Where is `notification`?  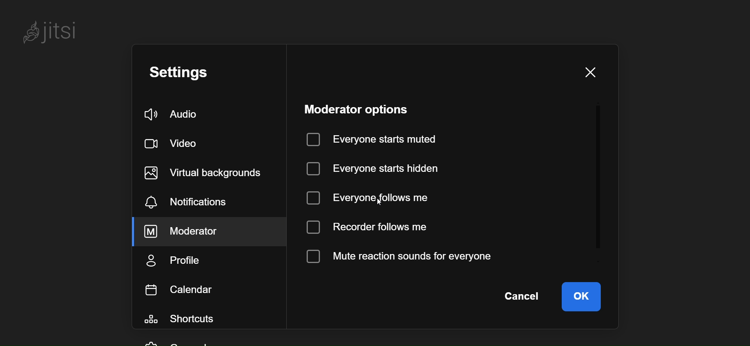 notification is located at coordinates (187, 203).